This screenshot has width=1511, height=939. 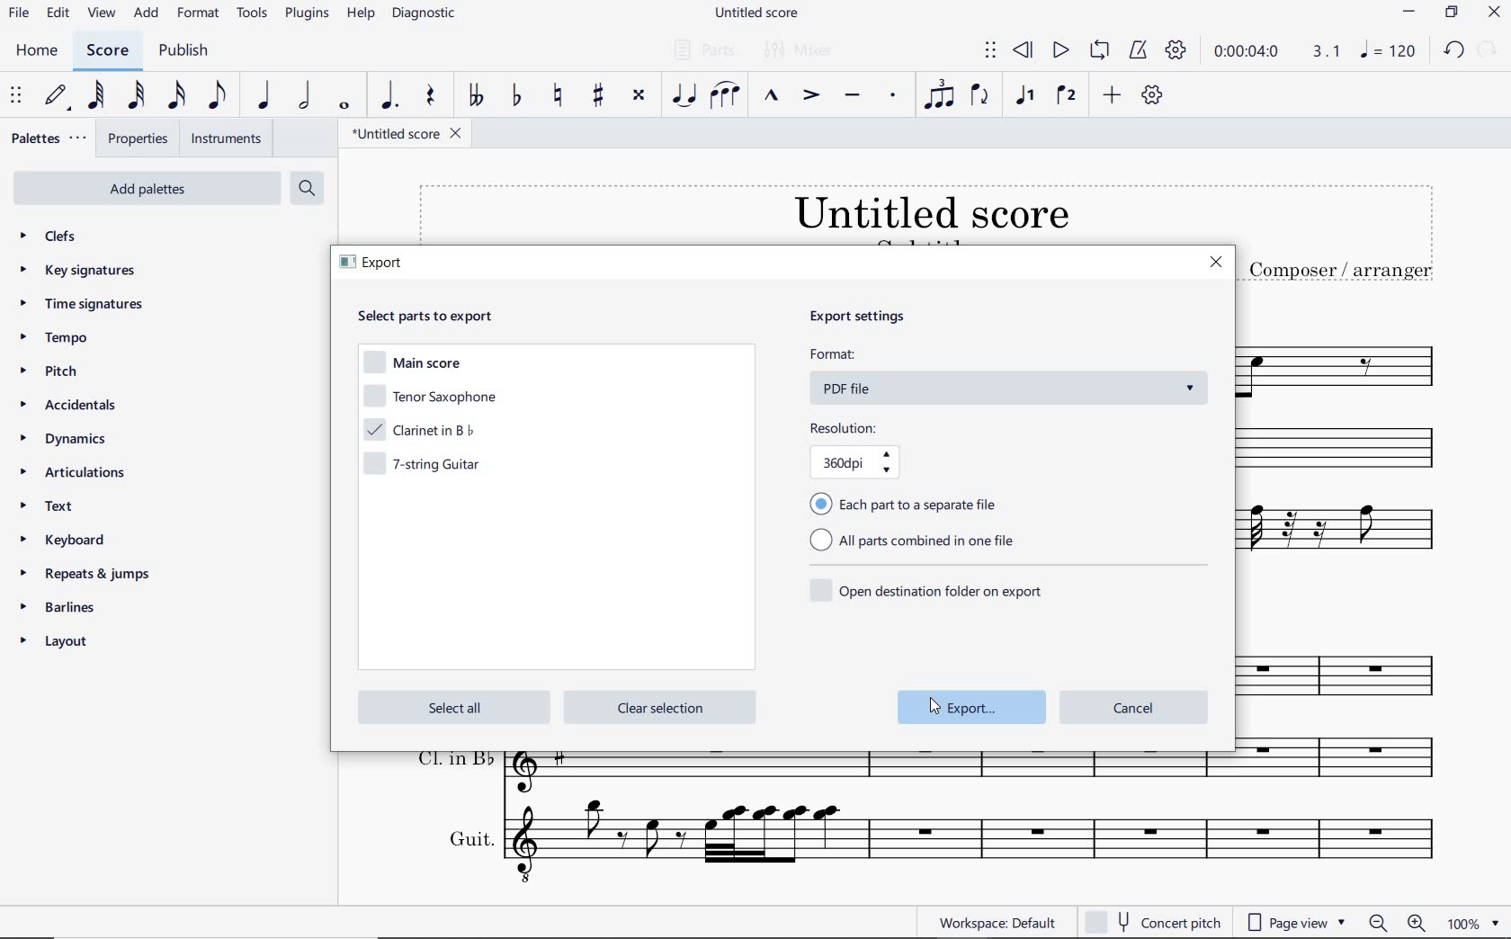 What do you see at coordinates (557, 96) in the screenshot?
I see `TOGGLE NATURAL` at bounding box center [557, 96].